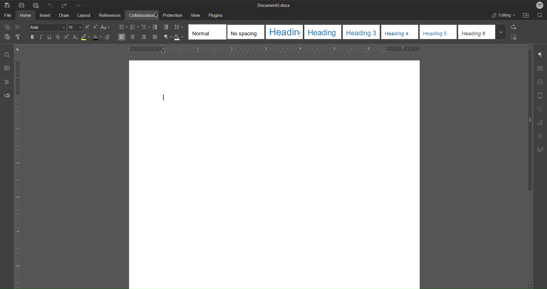 Image resolution: width=547 pixels, height=289 pixels. Describe the element at coordinates (206, 33) in the screenshot. I see `Normal` at that location.